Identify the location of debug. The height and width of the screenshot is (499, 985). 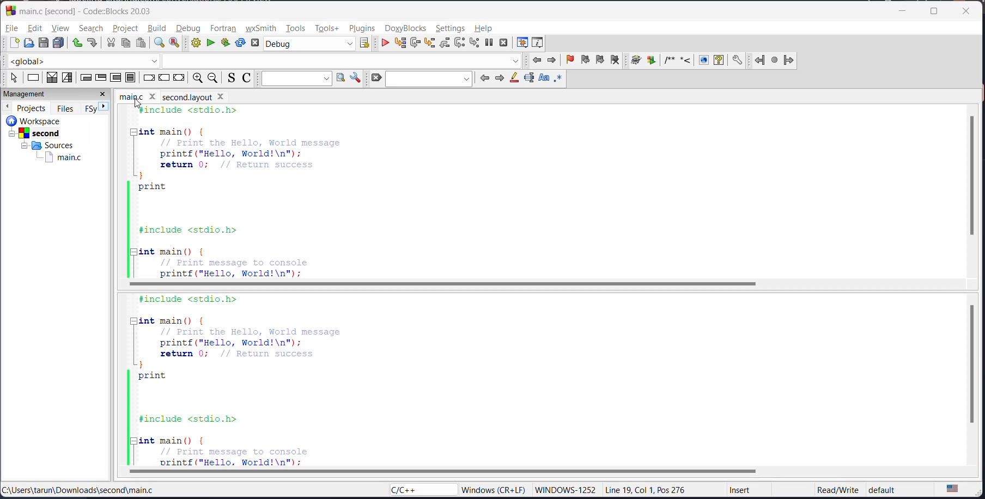
(190, 28).